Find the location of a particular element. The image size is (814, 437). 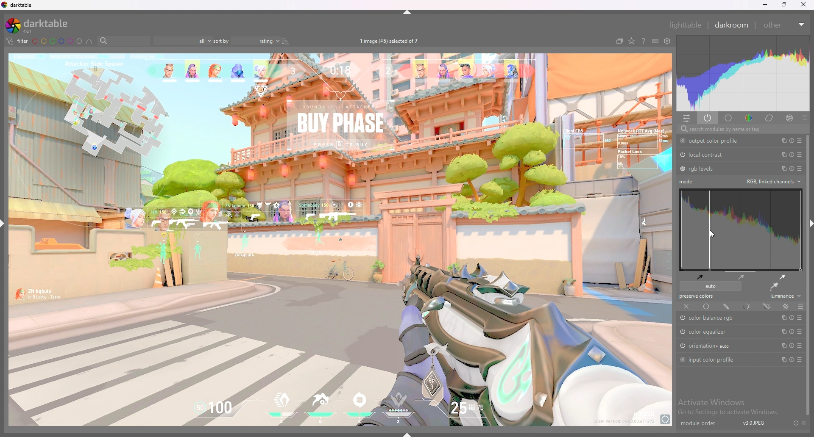

reset is located at coordinates (792, 141).